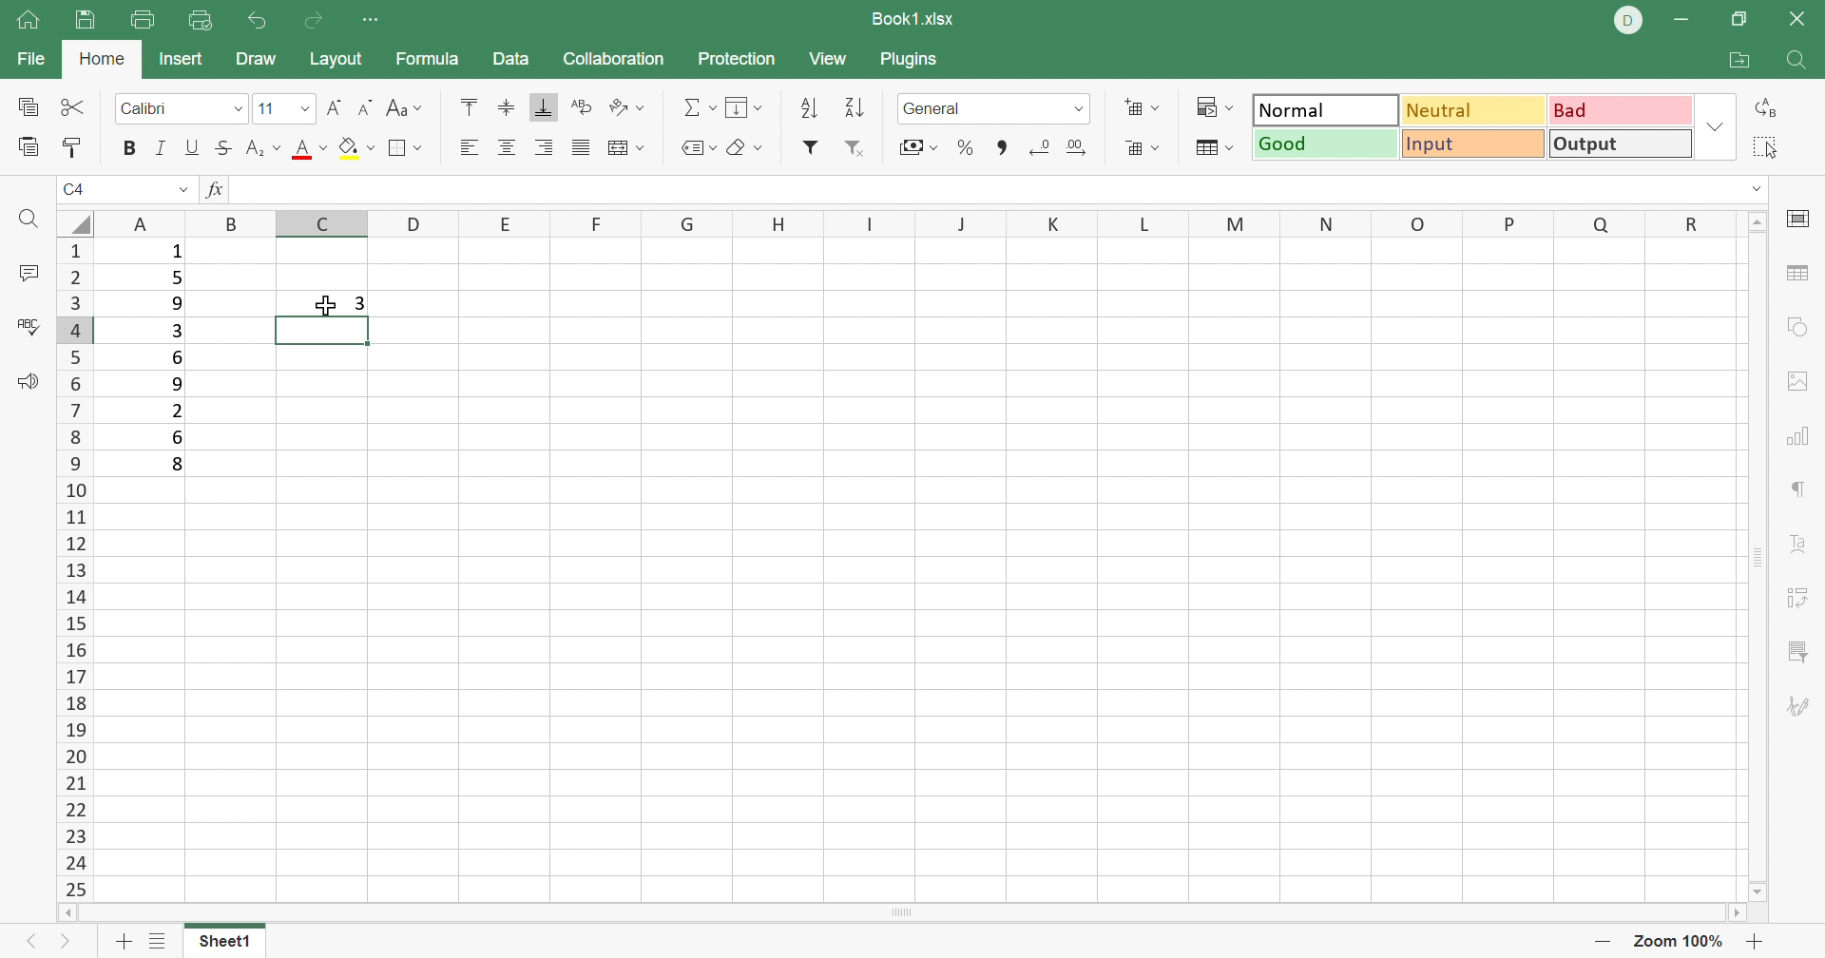 The height and width of the screenshot is (958, 1825). What do you see at coordinates (469, 147) in the screenshot?
I see `Align left` at bounding box center [469, 147].